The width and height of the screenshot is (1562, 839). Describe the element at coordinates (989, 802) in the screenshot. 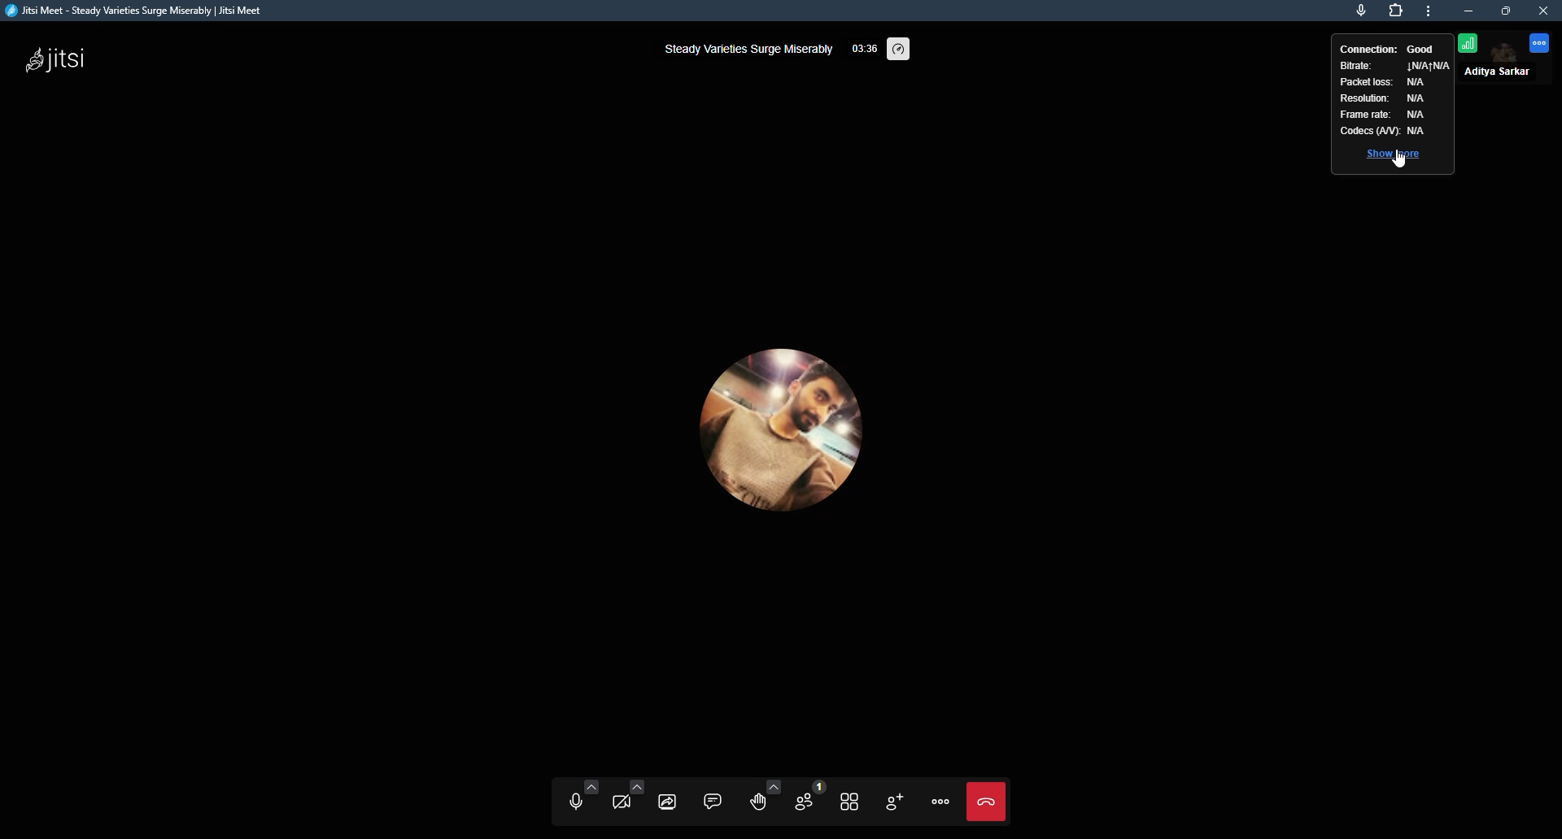

I see `end call` at that location.